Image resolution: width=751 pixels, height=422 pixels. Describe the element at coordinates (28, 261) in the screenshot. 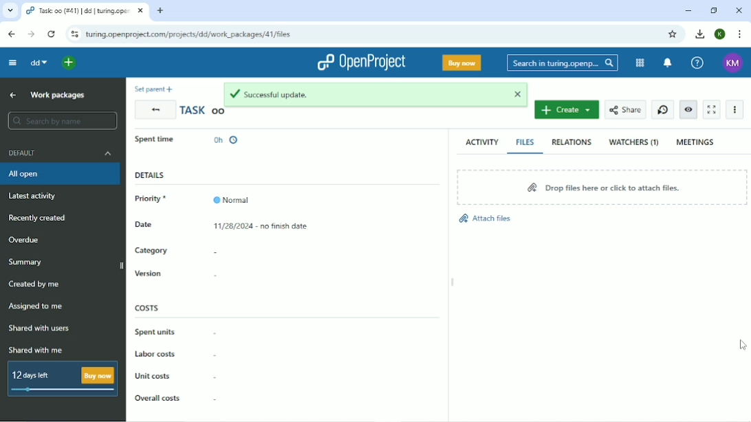

I see `Summary` at that location.